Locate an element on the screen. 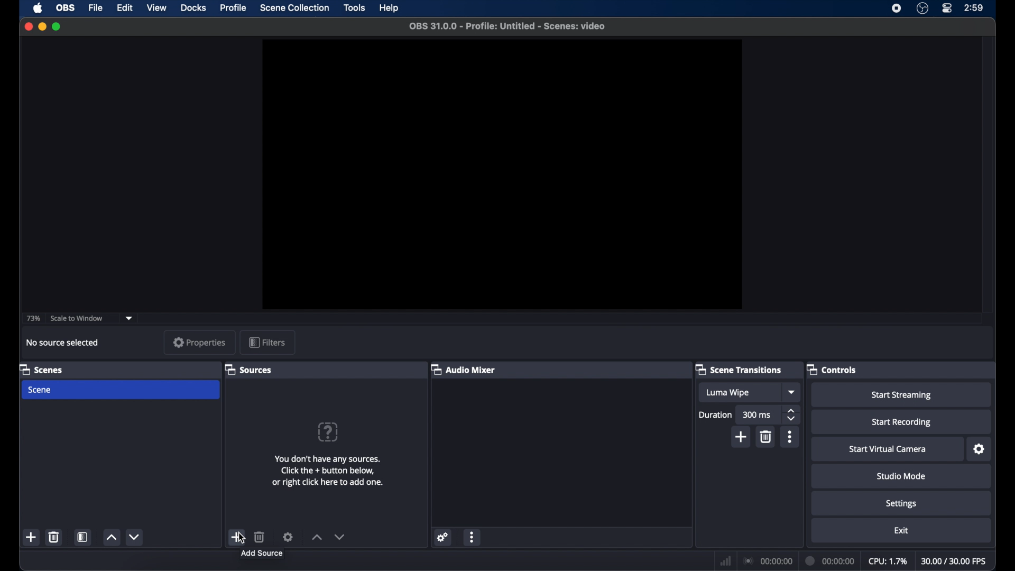 This screenshot has height=571, width=1015. dropdown is located at coordinates (130, 318).